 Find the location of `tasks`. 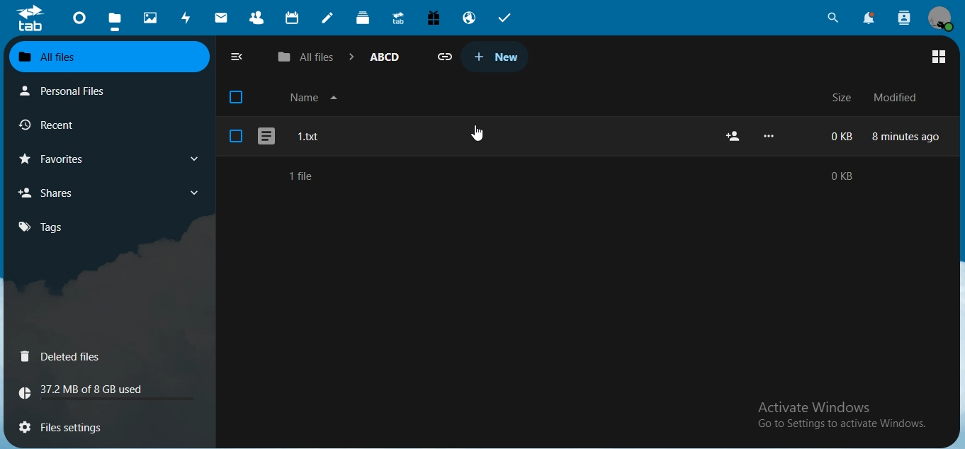

tasks is located at coordinates (505, 17).